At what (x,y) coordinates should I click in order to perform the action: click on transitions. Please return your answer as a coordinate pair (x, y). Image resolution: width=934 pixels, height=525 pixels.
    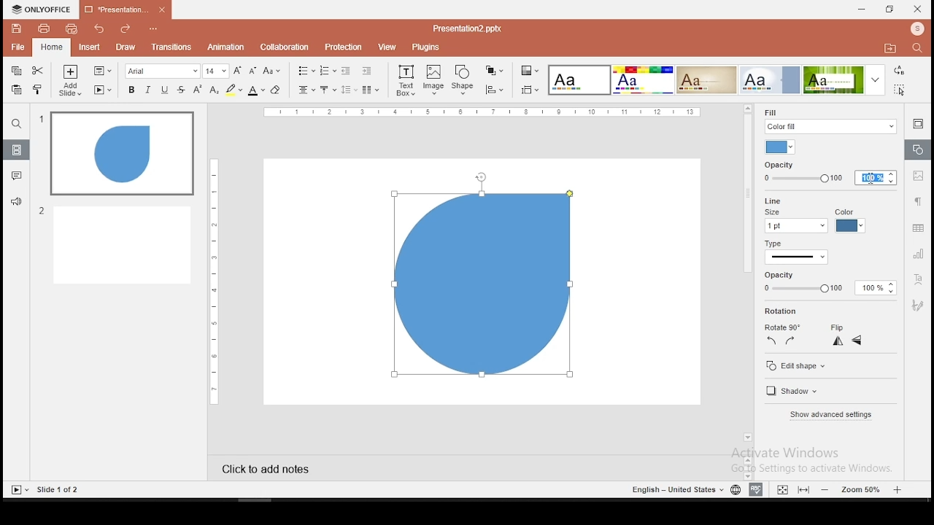
    Looking at the image, I should click on (171, 47).